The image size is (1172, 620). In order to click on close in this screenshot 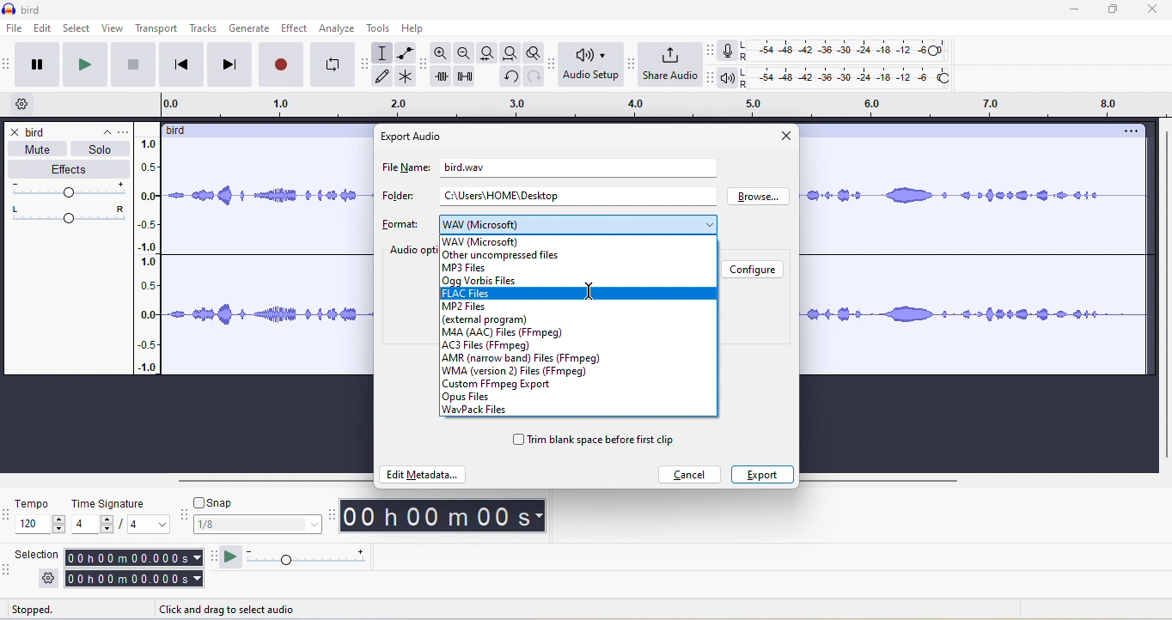, I will do `click(15, 133)`.